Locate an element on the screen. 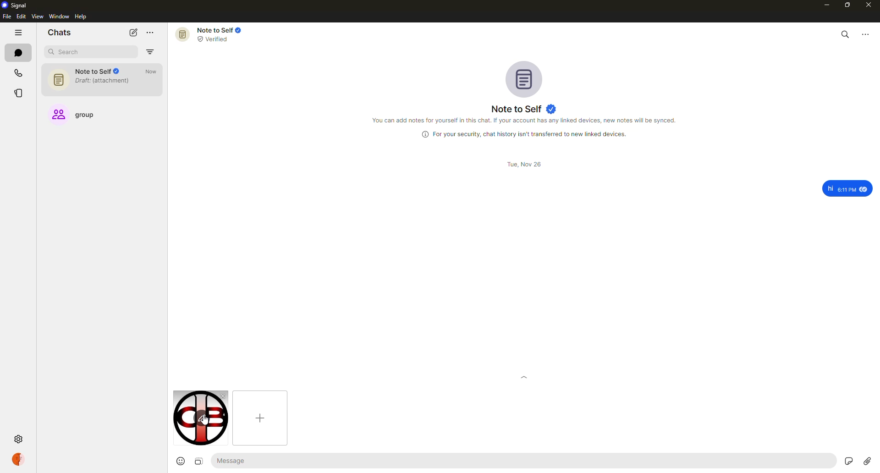 The image size is (880, 473). view is located at coordinates (37, 17).